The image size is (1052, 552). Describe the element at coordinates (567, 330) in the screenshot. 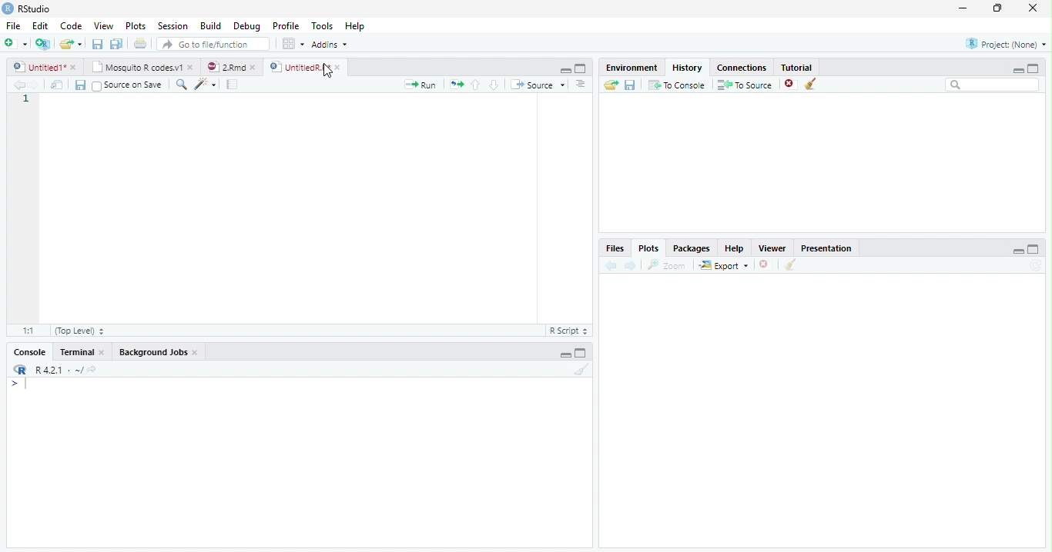

I see `R script` at that location.